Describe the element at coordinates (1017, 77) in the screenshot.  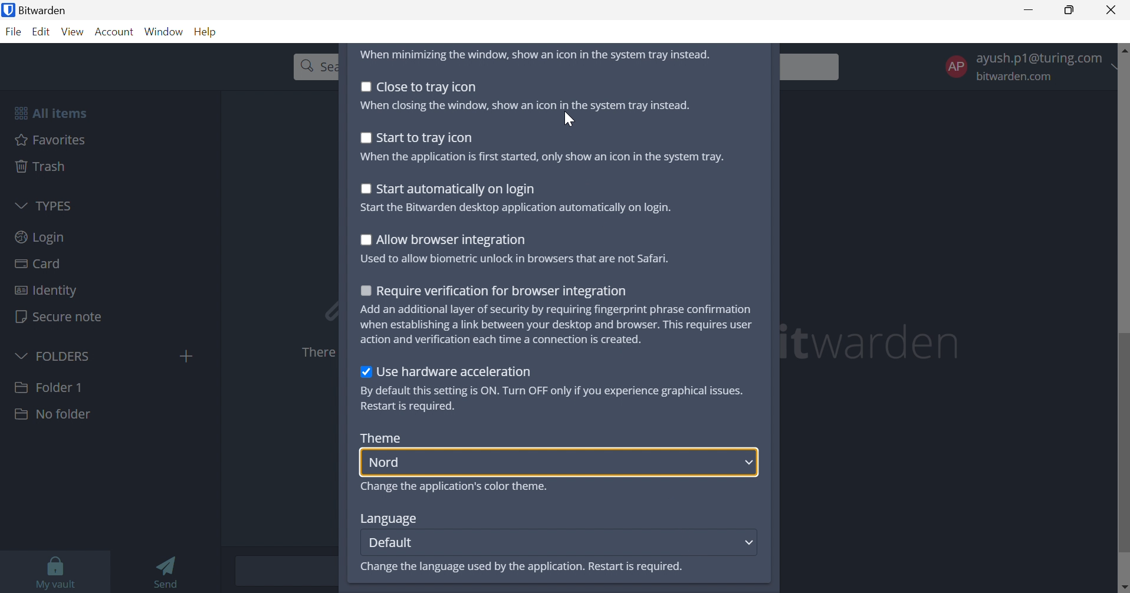
I see `bitwarden.com` at that location.